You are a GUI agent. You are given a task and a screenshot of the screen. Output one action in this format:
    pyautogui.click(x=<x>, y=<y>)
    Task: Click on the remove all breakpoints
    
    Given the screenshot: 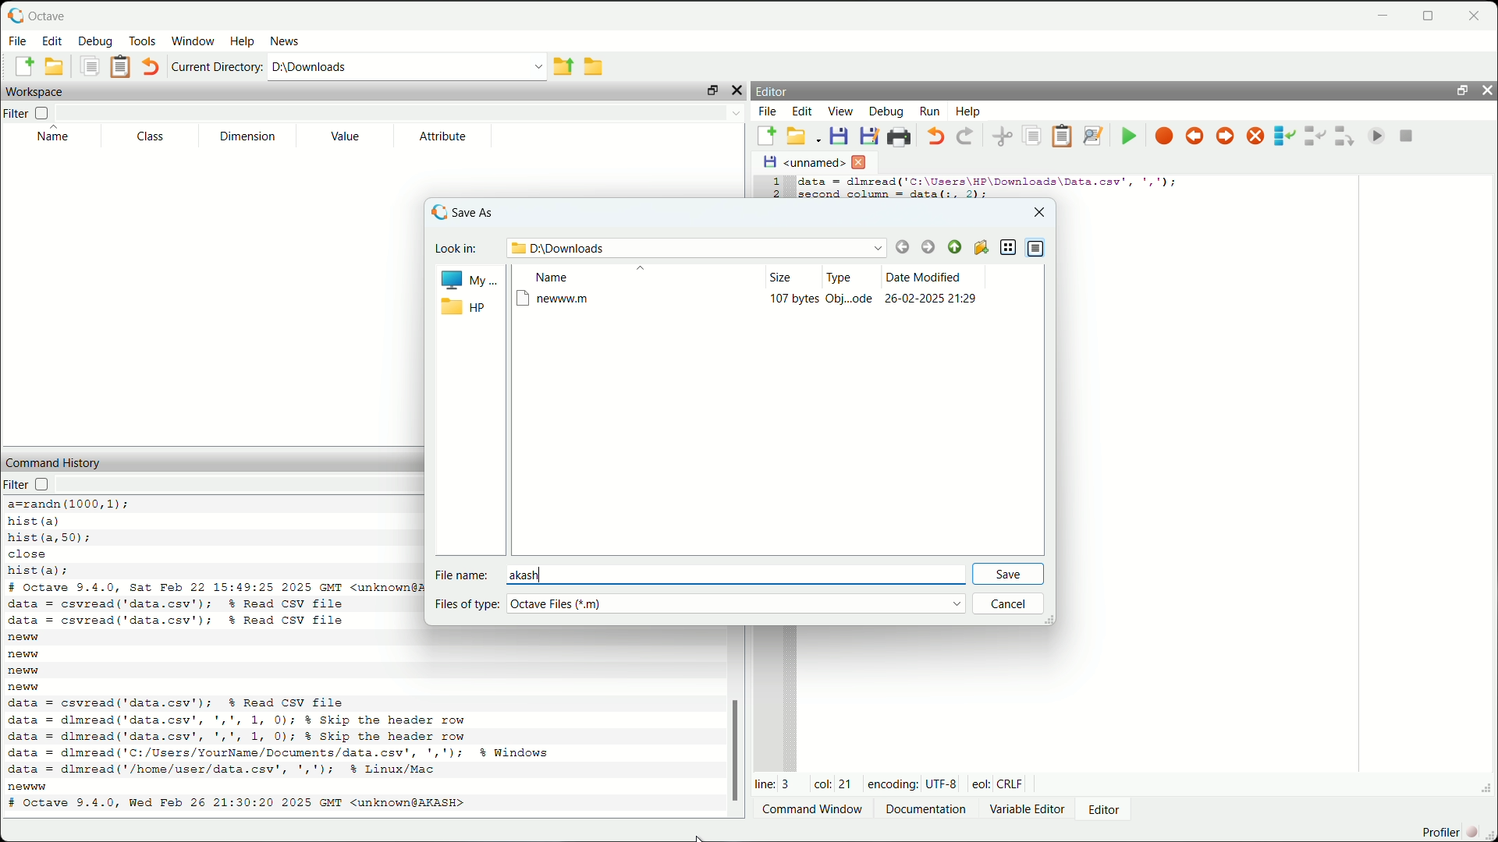 What is the action you would take?
    pyautogui.click(x=1254, y=139)
    